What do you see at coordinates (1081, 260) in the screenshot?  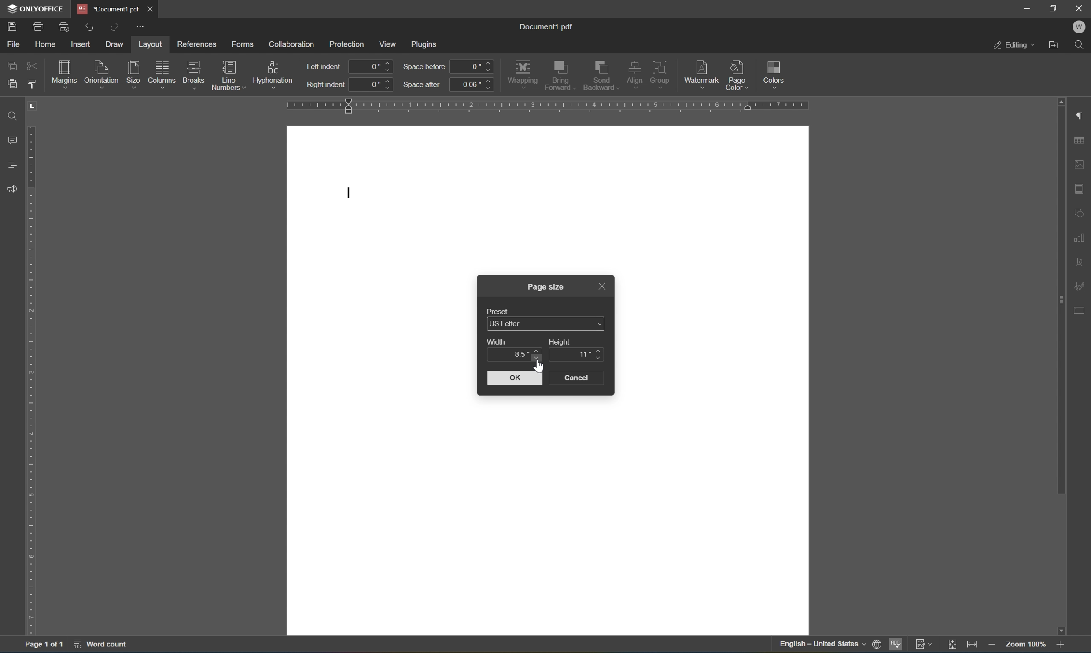 I see `text art settings` at bounding box center [1081, 260].